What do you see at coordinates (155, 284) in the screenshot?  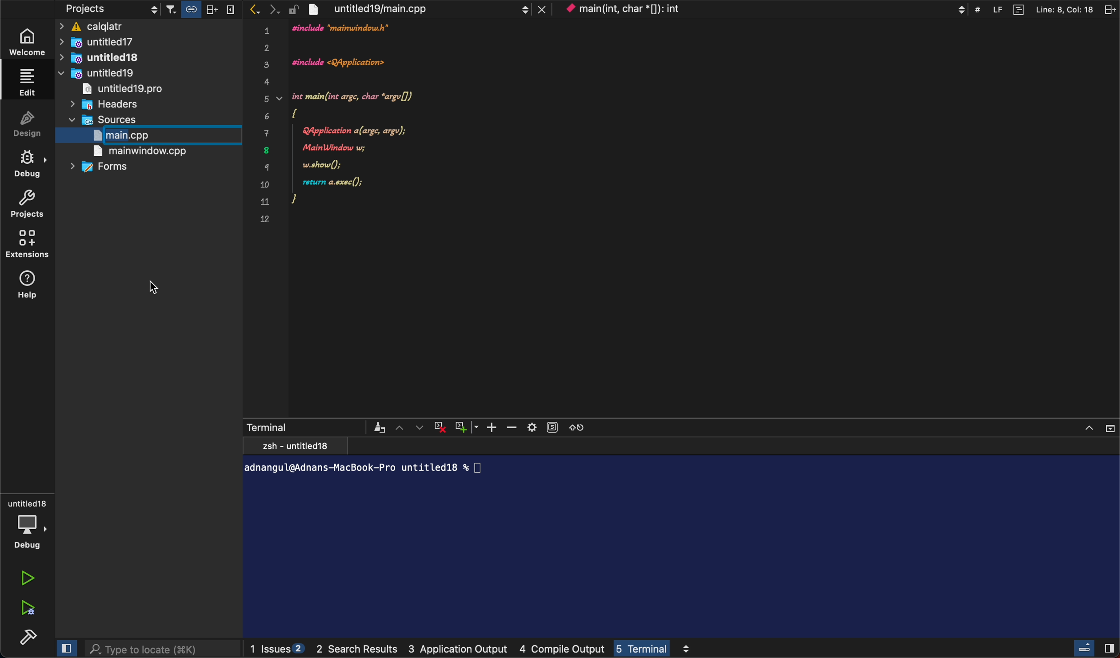 I see `curser` at bounding box center [155, 284].